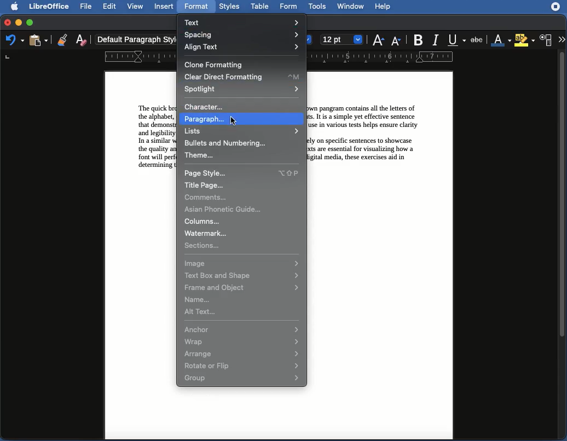 The image size is (567, 441). I want to click on Maximize, so click(30, 23).